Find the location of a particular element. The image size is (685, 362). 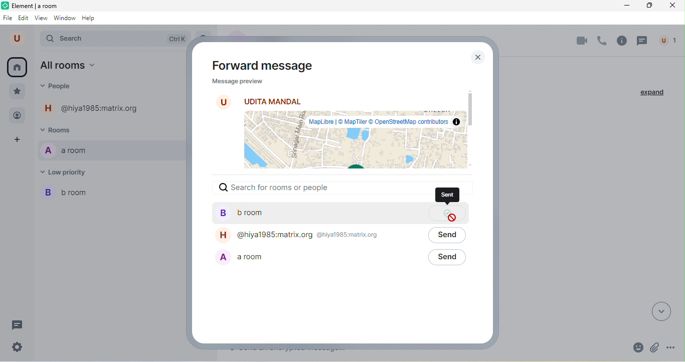

scroll up is located at coordinates (469, 90).